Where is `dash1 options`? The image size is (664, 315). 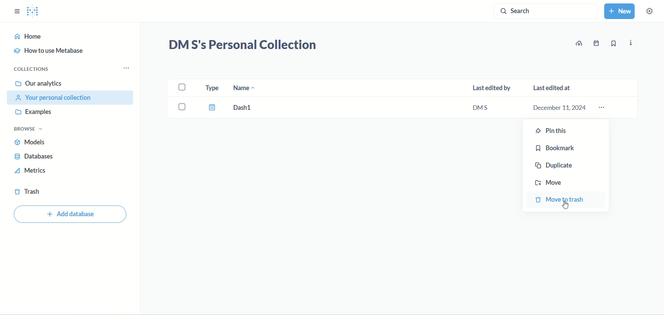
dash1 options is located at coordinates (602, 108).